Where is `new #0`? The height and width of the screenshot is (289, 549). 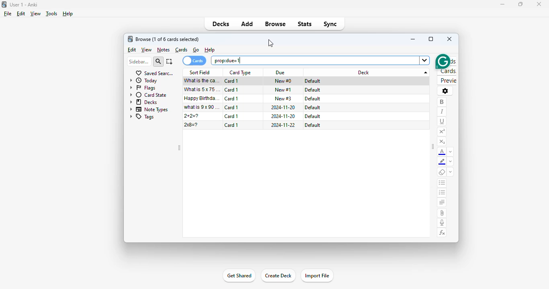
new #0 is located at coordinates (283, 81).